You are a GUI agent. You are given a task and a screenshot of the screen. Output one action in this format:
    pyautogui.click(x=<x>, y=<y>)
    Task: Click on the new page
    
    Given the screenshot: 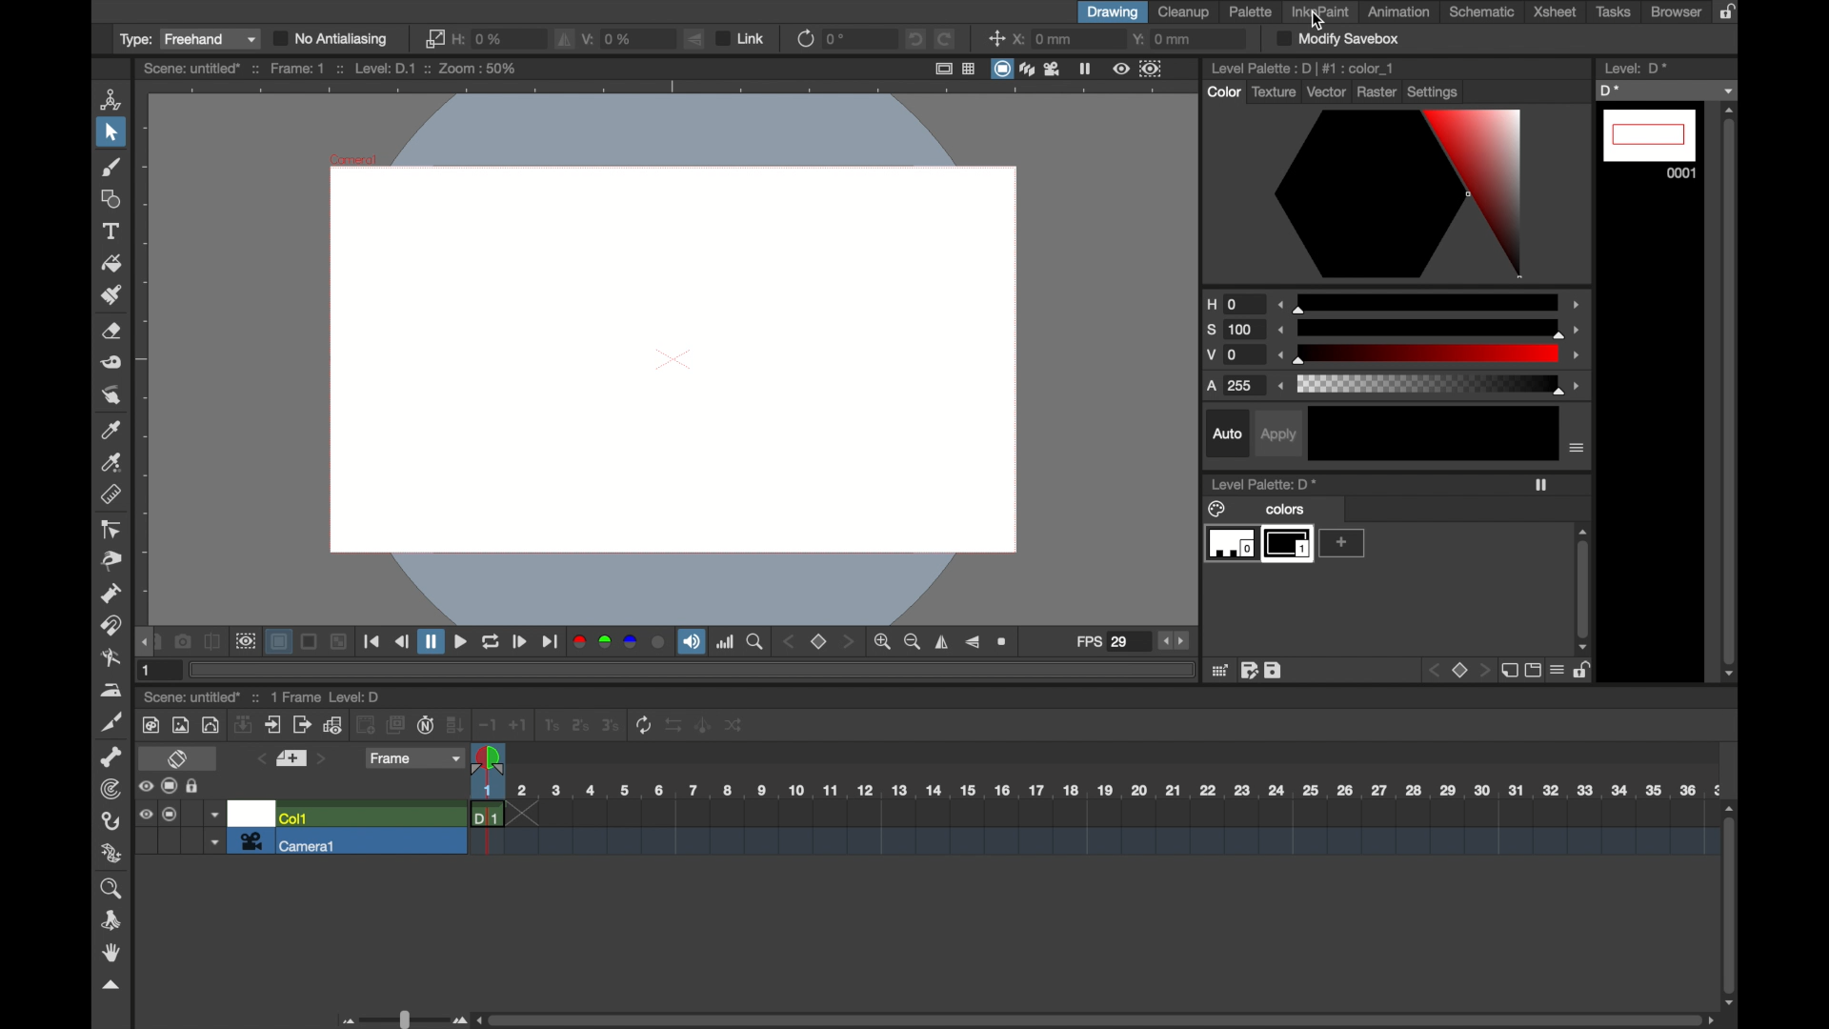 What is the action you would take?
    pyautogui.click(x=1510, y=672)
    